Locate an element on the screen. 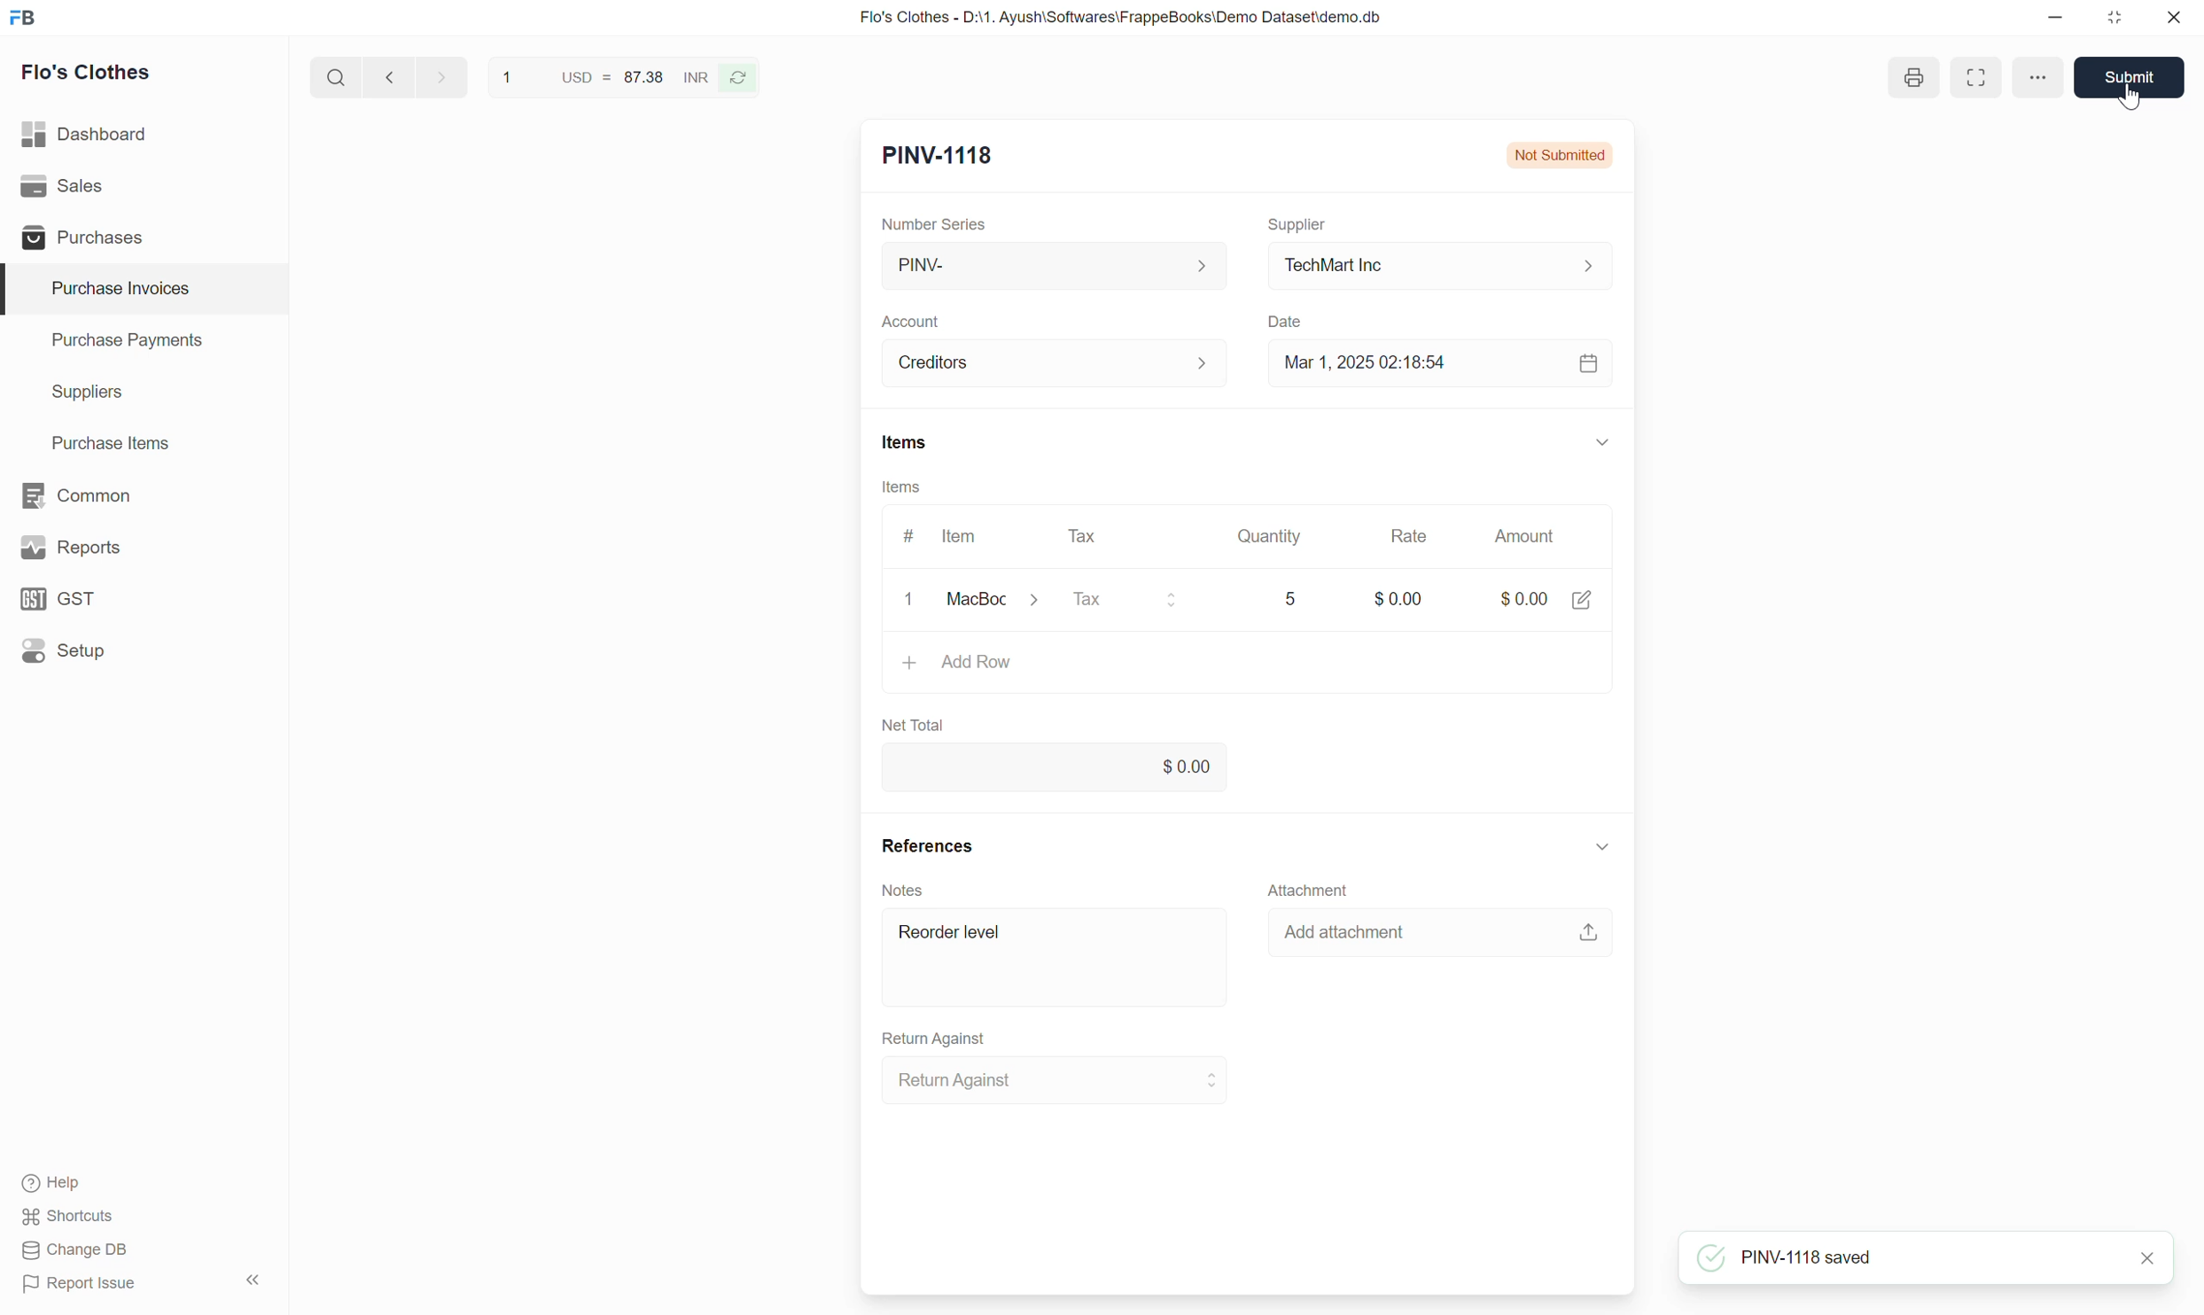  Purchases is located at coordinates (143, 237).